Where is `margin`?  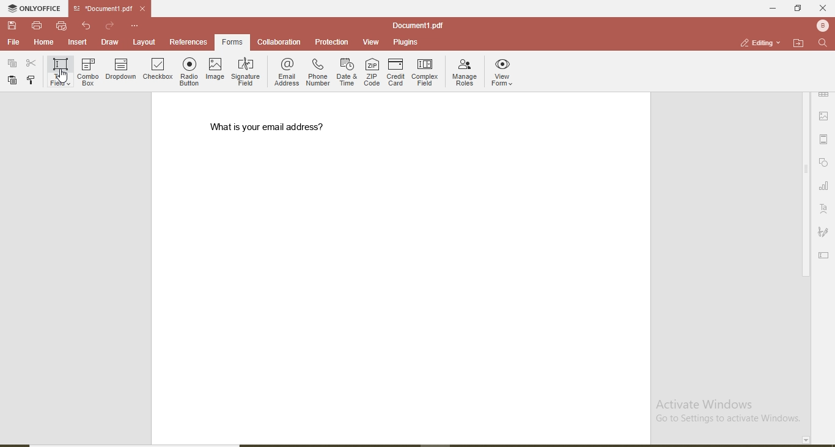 margin is located at coordinates (823, 139).